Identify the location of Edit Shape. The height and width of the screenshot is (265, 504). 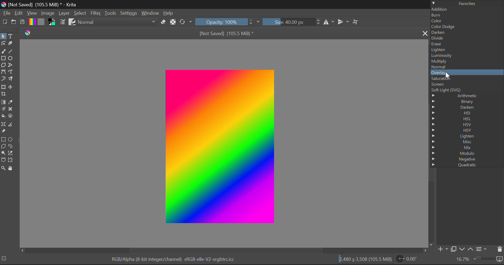
(3, 43).